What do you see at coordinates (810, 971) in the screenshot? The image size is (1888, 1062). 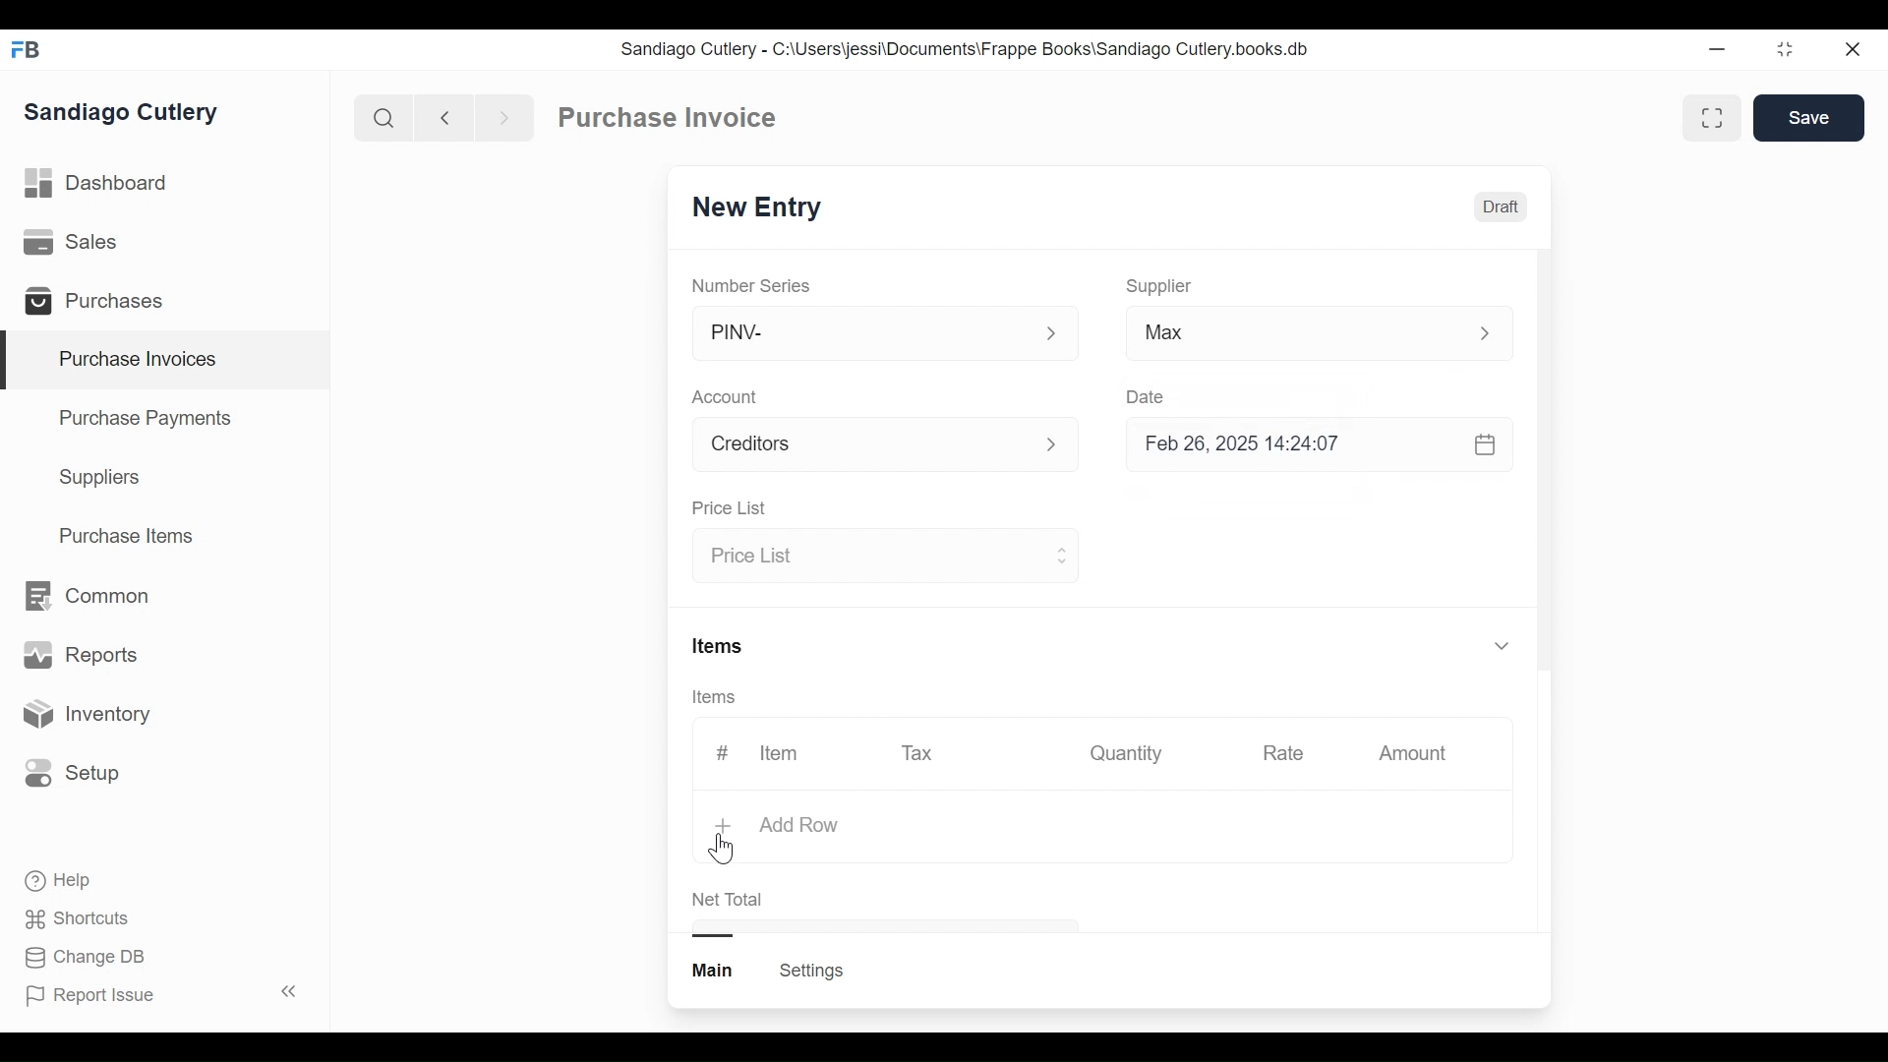 I see `Settings` at bounding box center [810, 971].